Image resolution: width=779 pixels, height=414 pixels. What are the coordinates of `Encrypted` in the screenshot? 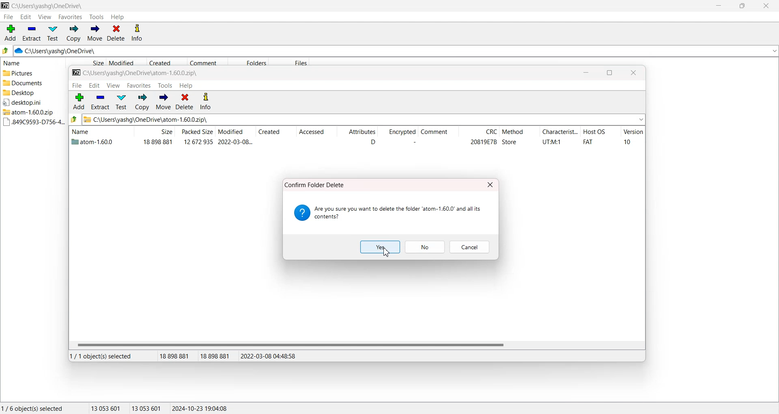 It's located at (397, 132).